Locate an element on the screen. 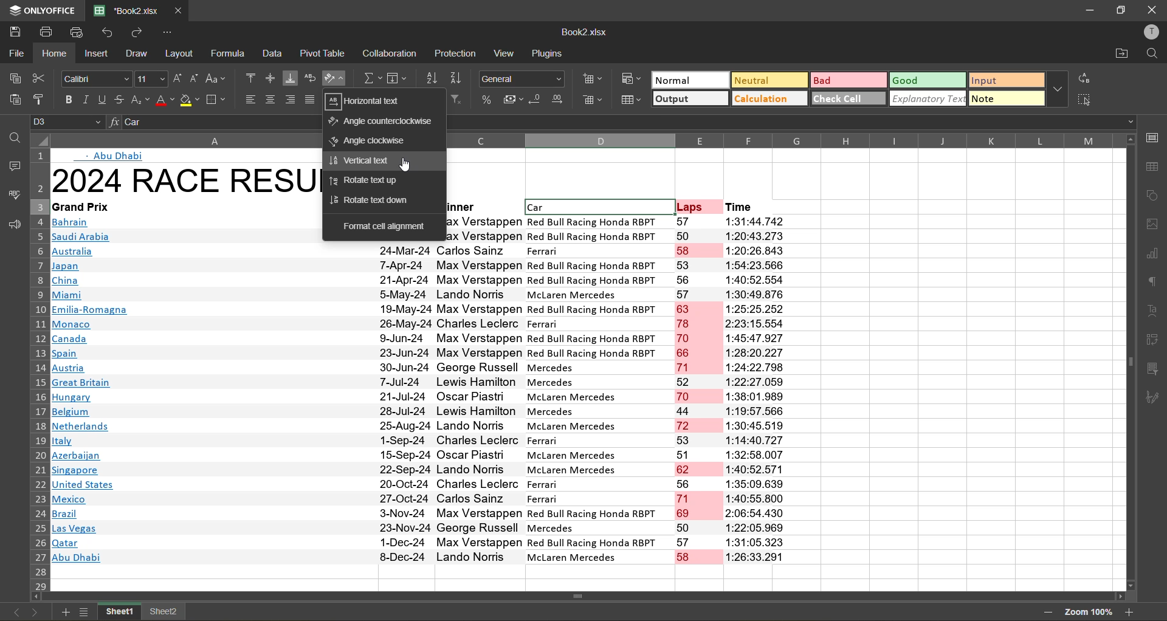 The height and width of the screenshot is (621, 1167). font style is located at coordinates (97, 80).